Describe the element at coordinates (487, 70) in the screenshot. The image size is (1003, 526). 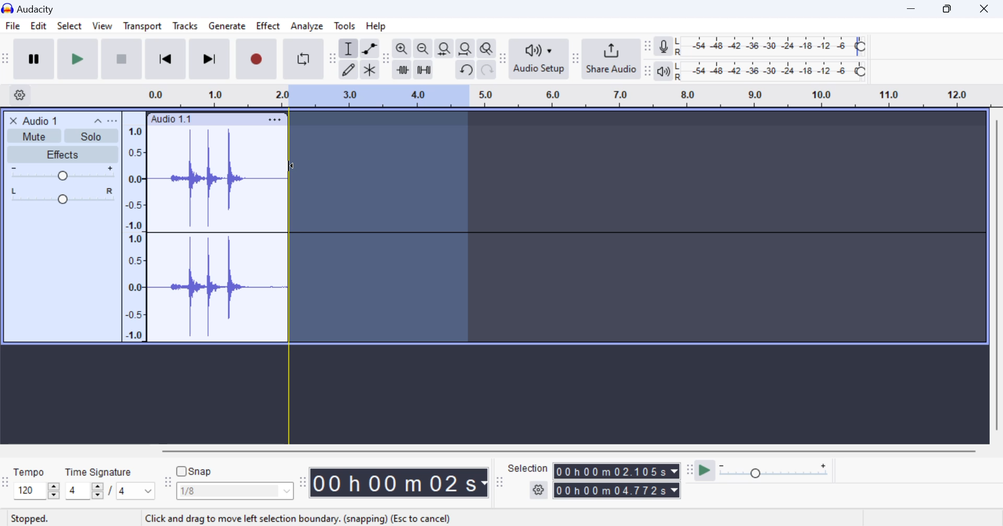
I see `redo` at that location.